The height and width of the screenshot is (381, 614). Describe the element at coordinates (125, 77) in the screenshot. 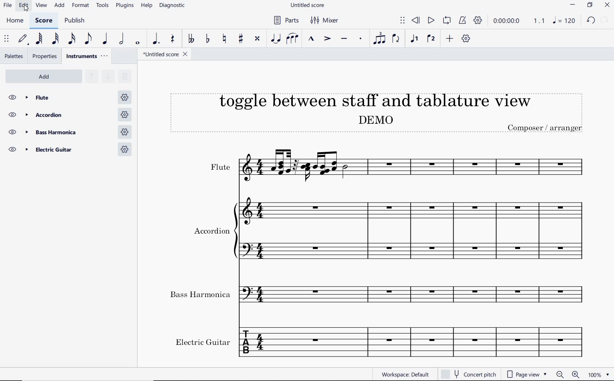

I see `REMOVE SELECTED INSTRUMENTS` at that location.